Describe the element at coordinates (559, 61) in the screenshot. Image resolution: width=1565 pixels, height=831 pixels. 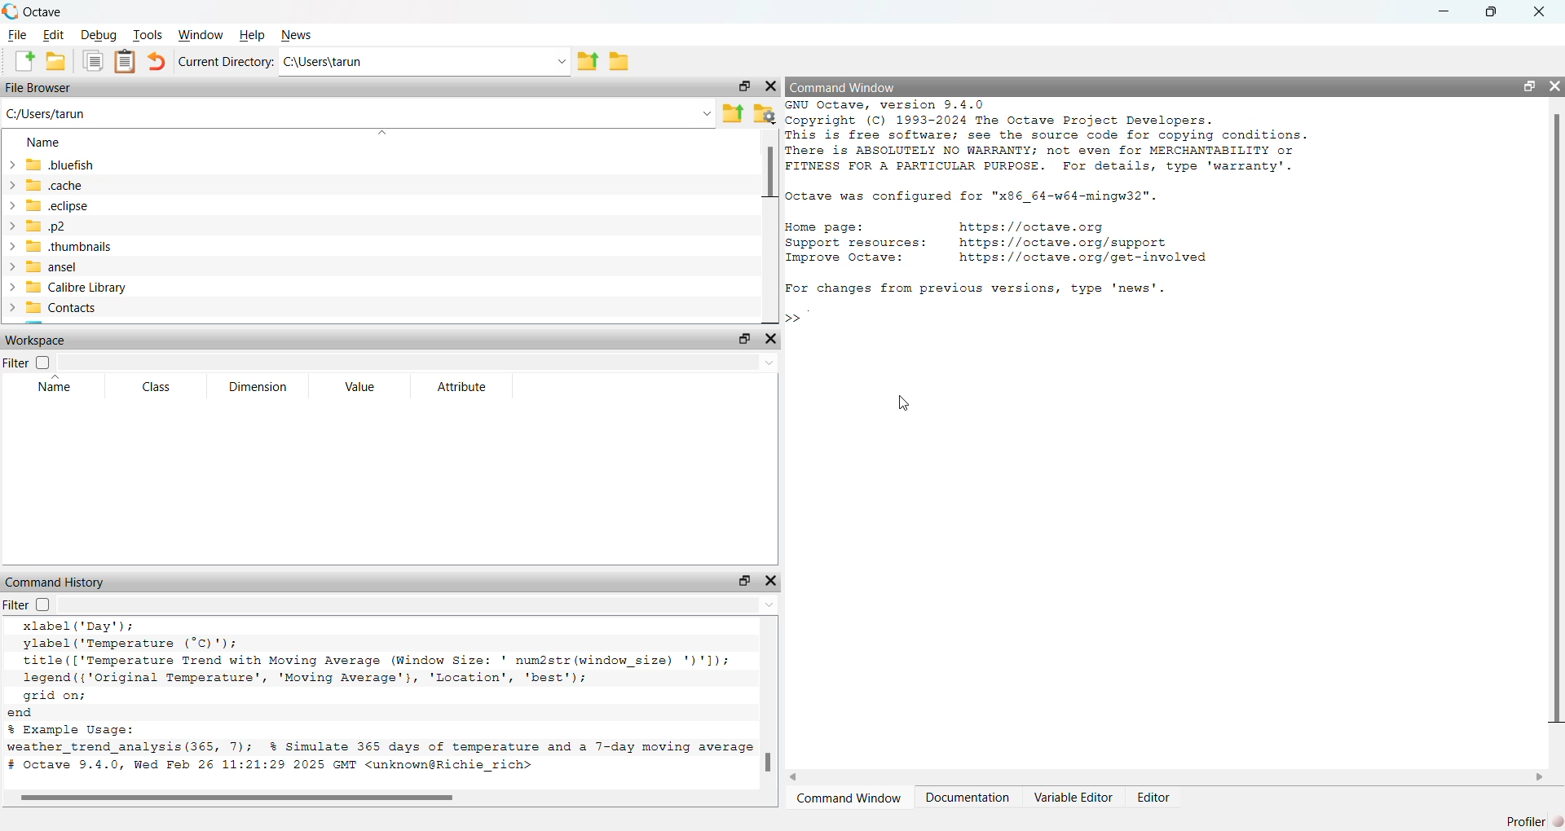
I see `dropdown` at that location.